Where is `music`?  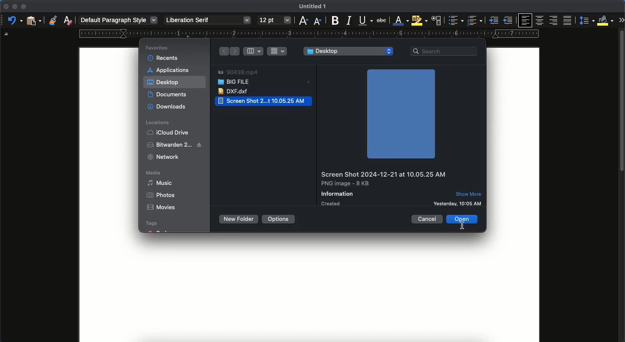
music is located at coordinates (161, 183).